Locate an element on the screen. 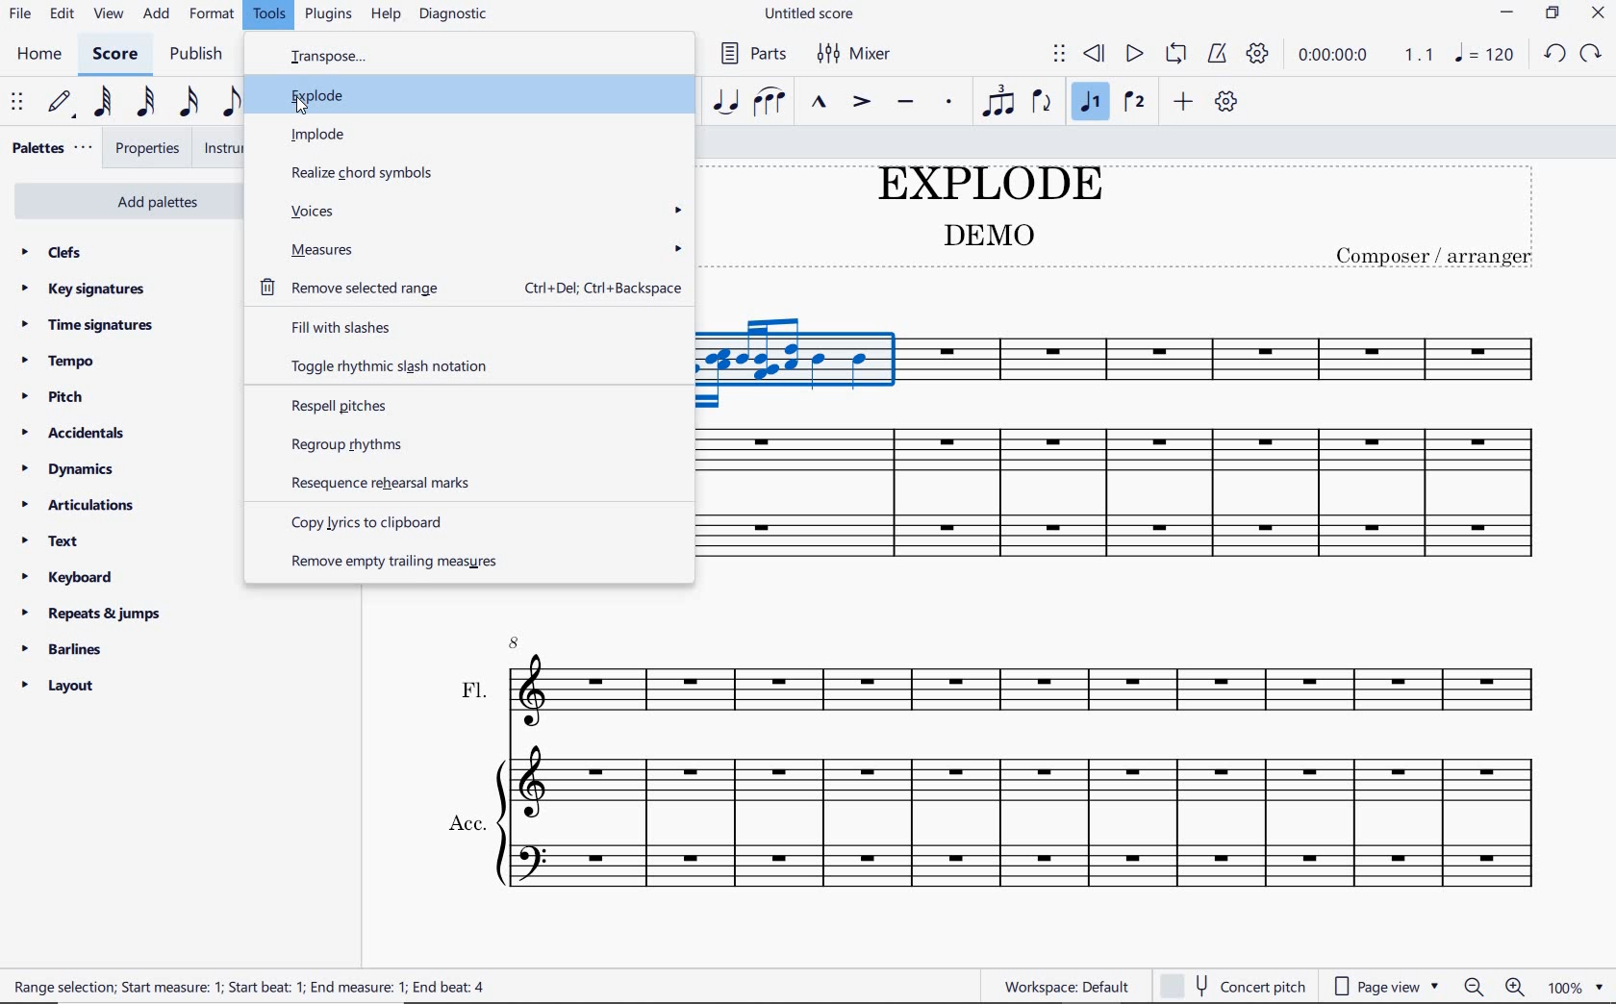 This screenshot has height=1004, width=1616. minimize is located at coordinates (1504, 11).